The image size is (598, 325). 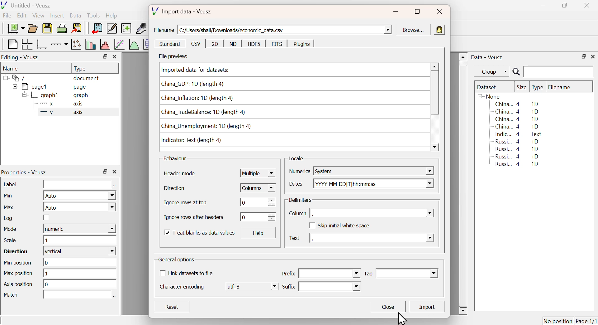 What do you see at coordinates (79, 207) in the screenshot?
I see `Auto` at bounding box center [79, 207].